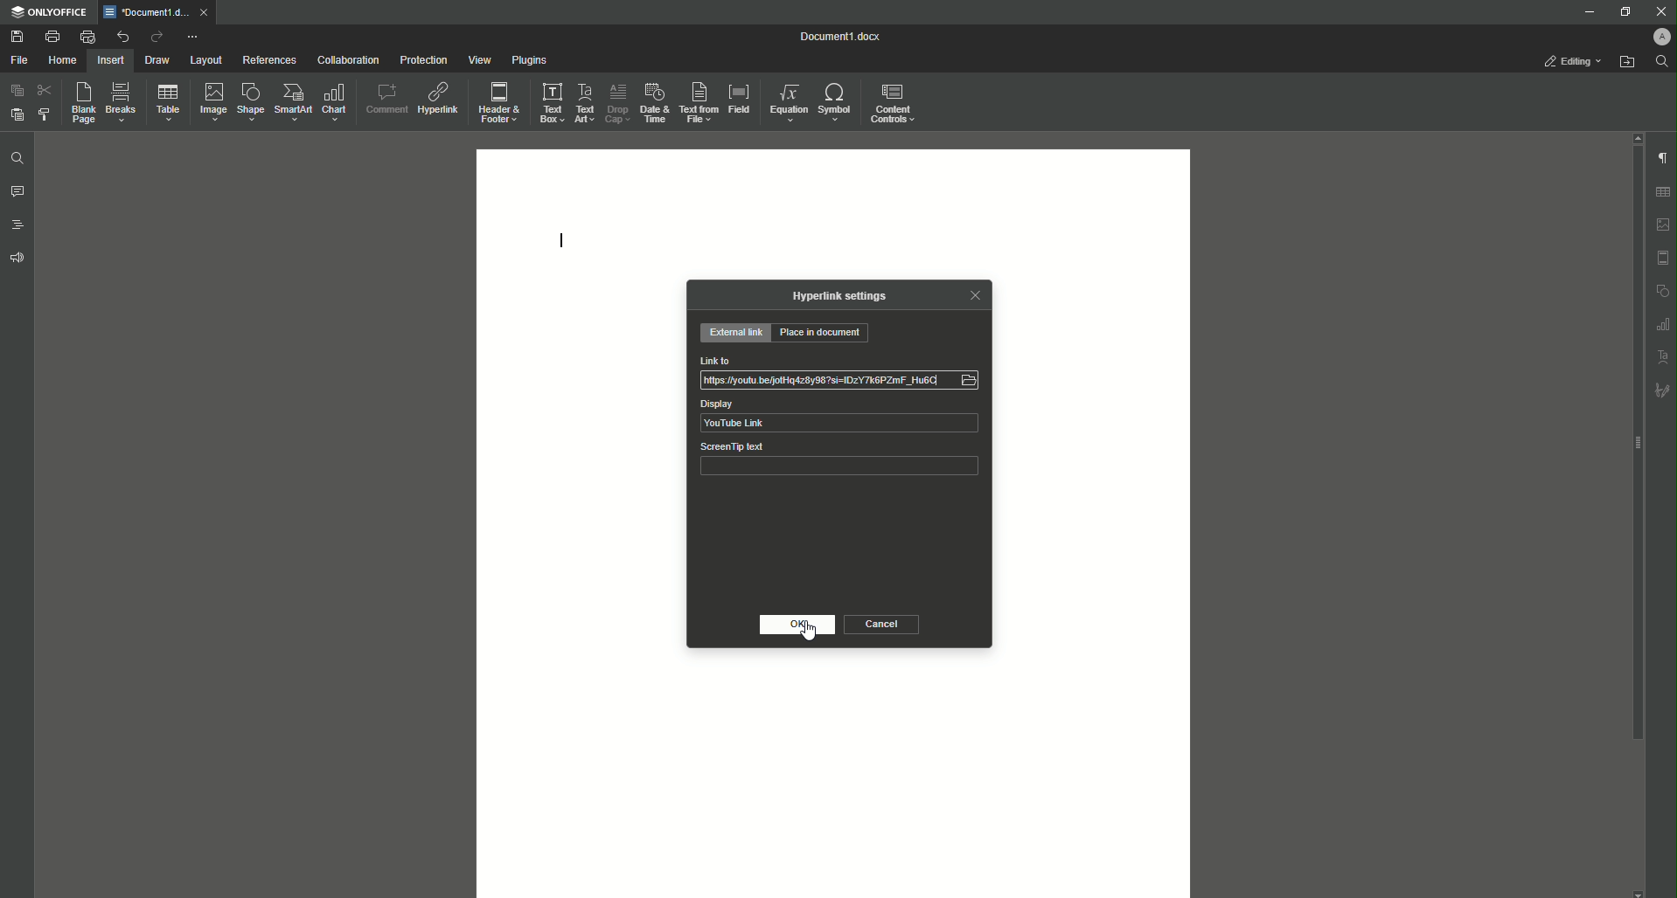  I want to click on Hyperlink, so click(439, 101).